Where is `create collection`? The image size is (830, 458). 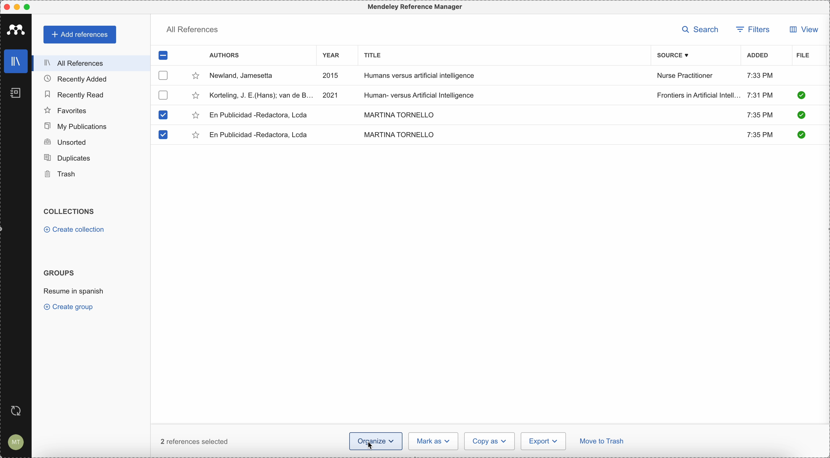
create collection is located at coordinates (76, 230).